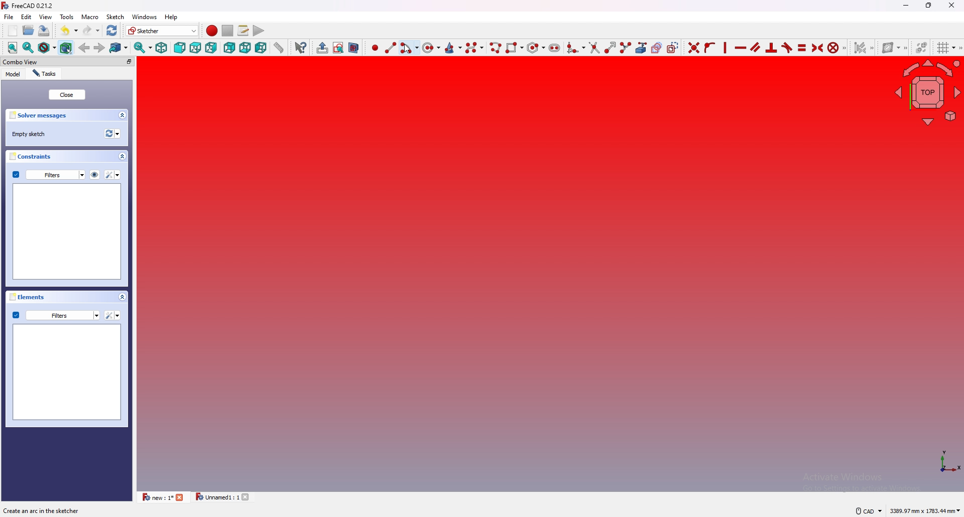  Describe the element at coordinates (300, 48) in the screenshot. I see `Whats this?` at that location.